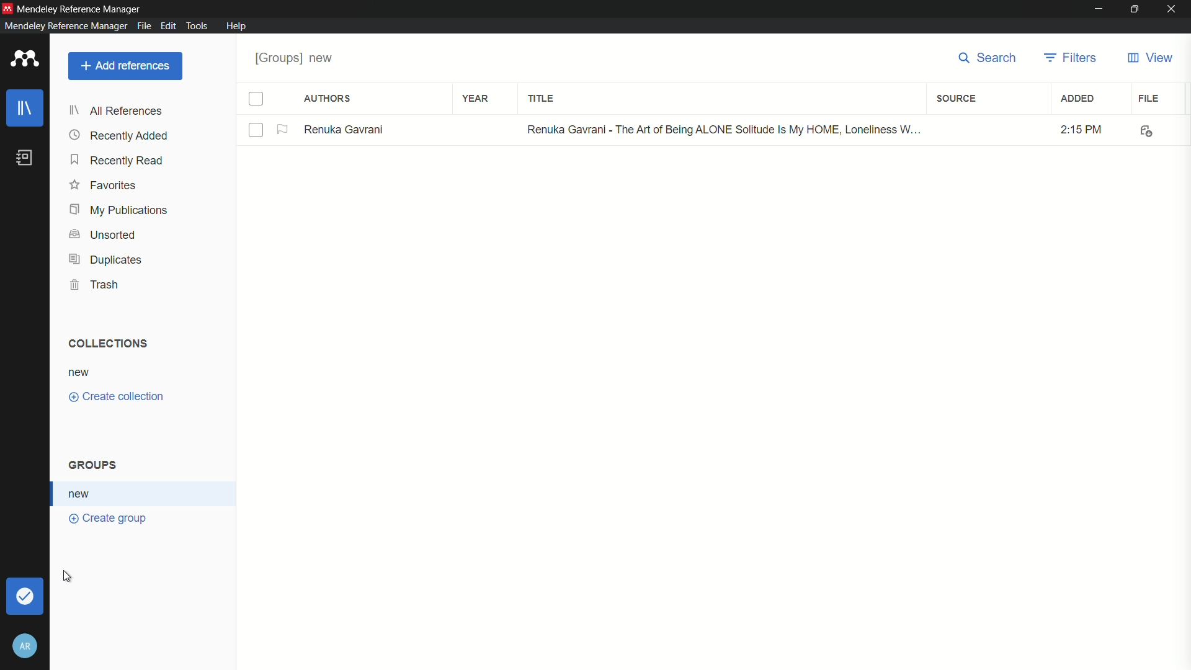 Image resolution: width=1191 pixels, height=670 pixels. Describe the element at coordinates (477, 99) in the screenshot. I see `year` at that location.